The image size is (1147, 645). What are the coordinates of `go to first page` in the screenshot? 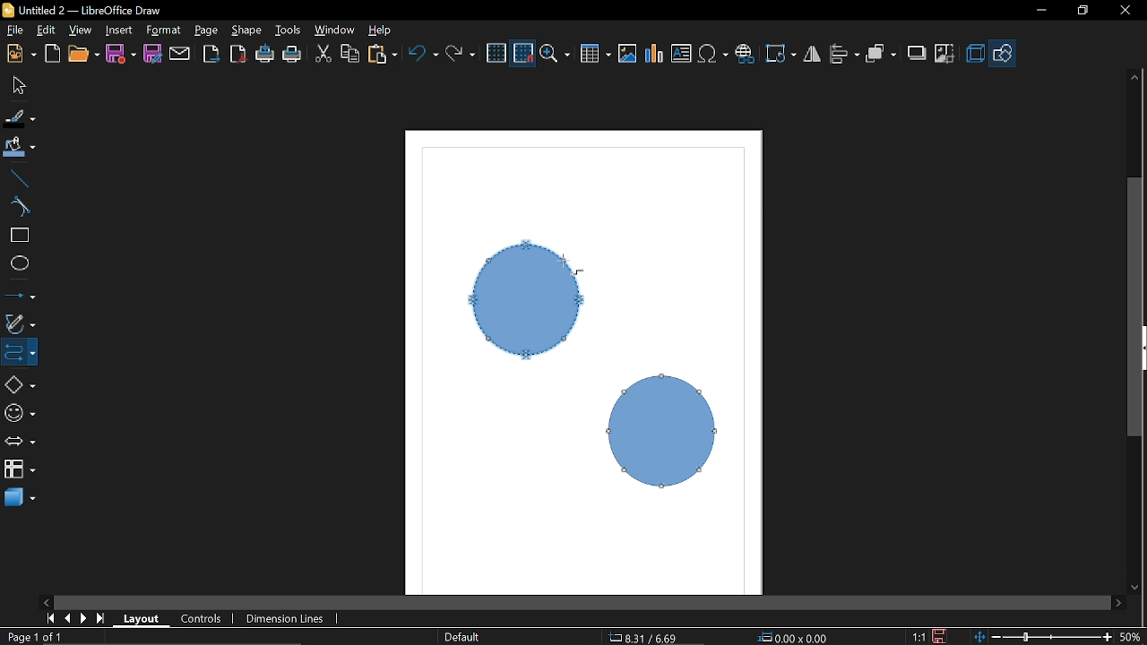 It's located at (48, 619).